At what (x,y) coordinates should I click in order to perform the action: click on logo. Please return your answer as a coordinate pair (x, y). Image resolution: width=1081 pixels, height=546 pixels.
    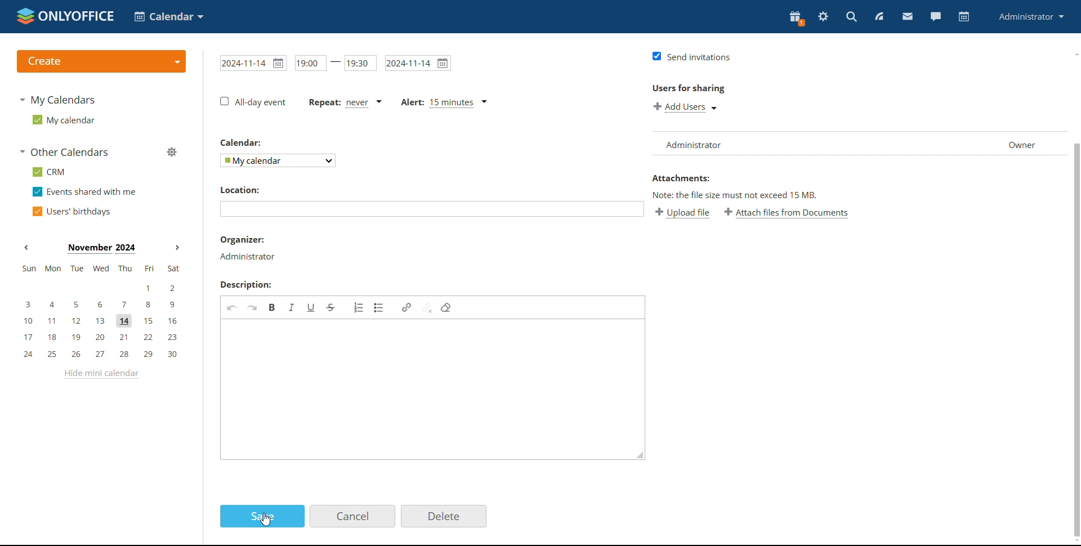
    Looking at the image, I should click on (64, 16).